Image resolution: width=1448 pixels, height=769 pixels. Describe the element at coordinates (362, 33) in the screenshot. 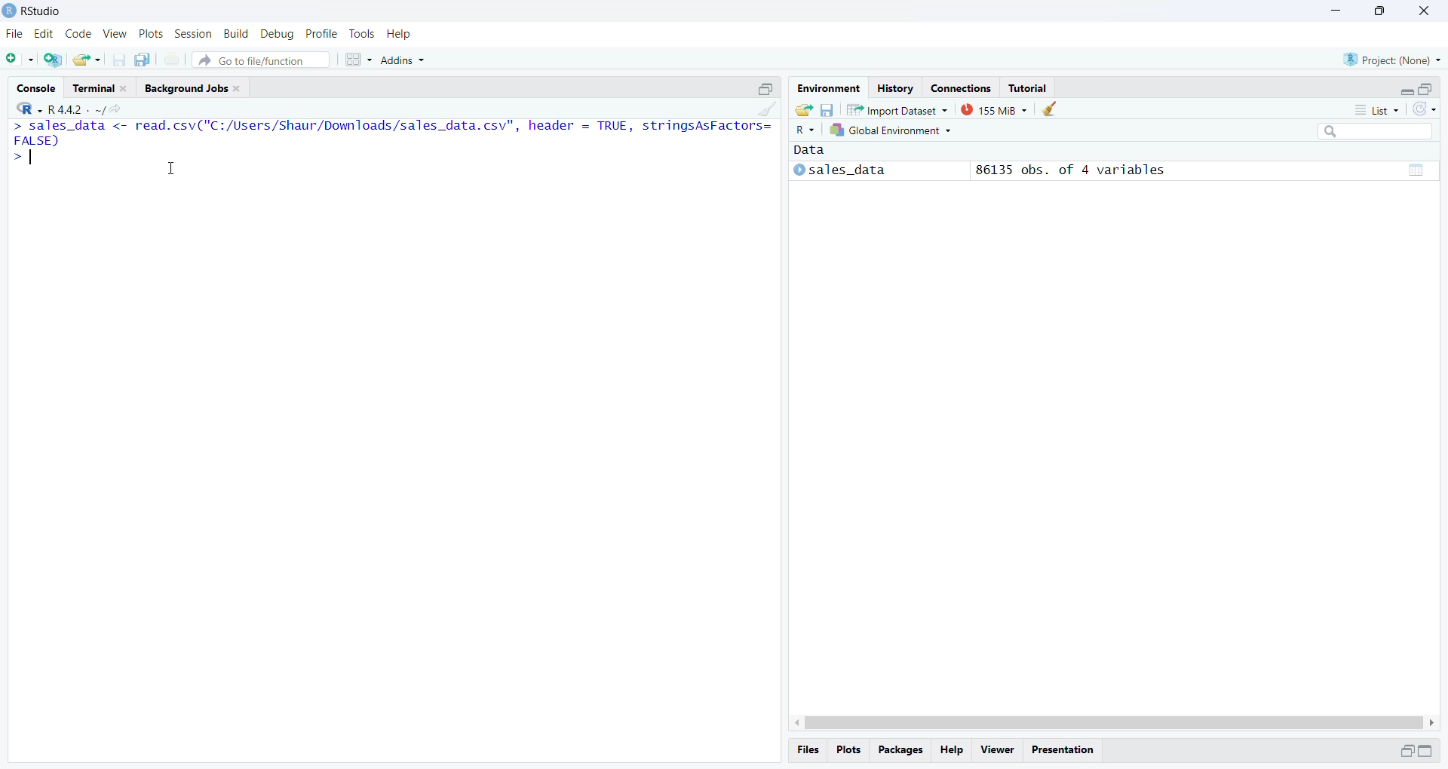

I see `Tools` at that location.